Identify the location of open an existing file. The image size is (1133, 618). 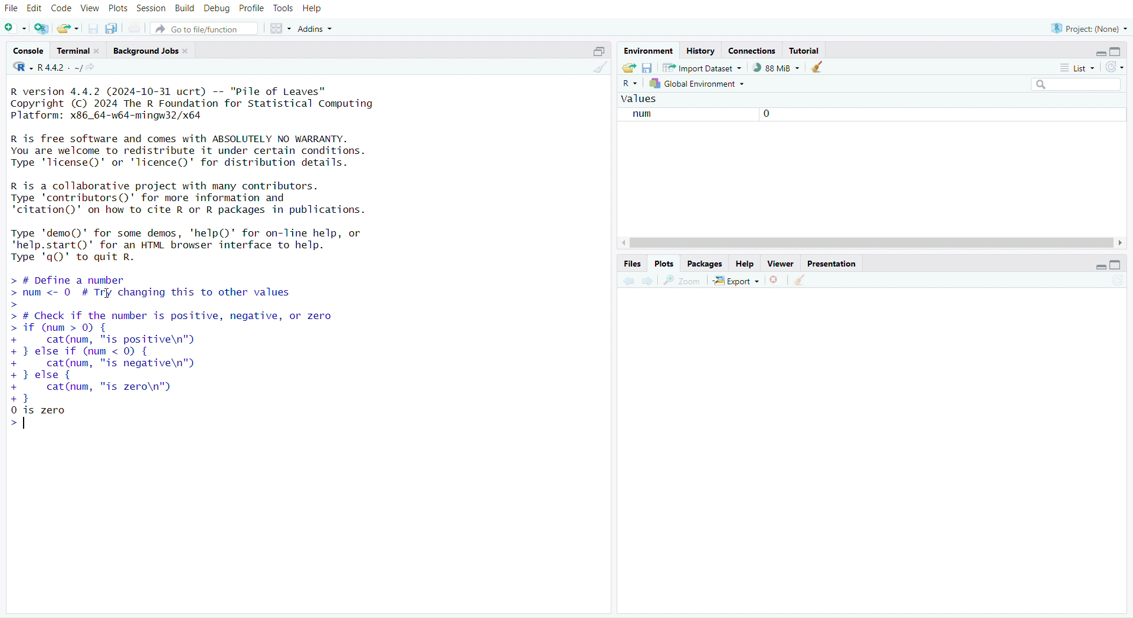
(68, 29).